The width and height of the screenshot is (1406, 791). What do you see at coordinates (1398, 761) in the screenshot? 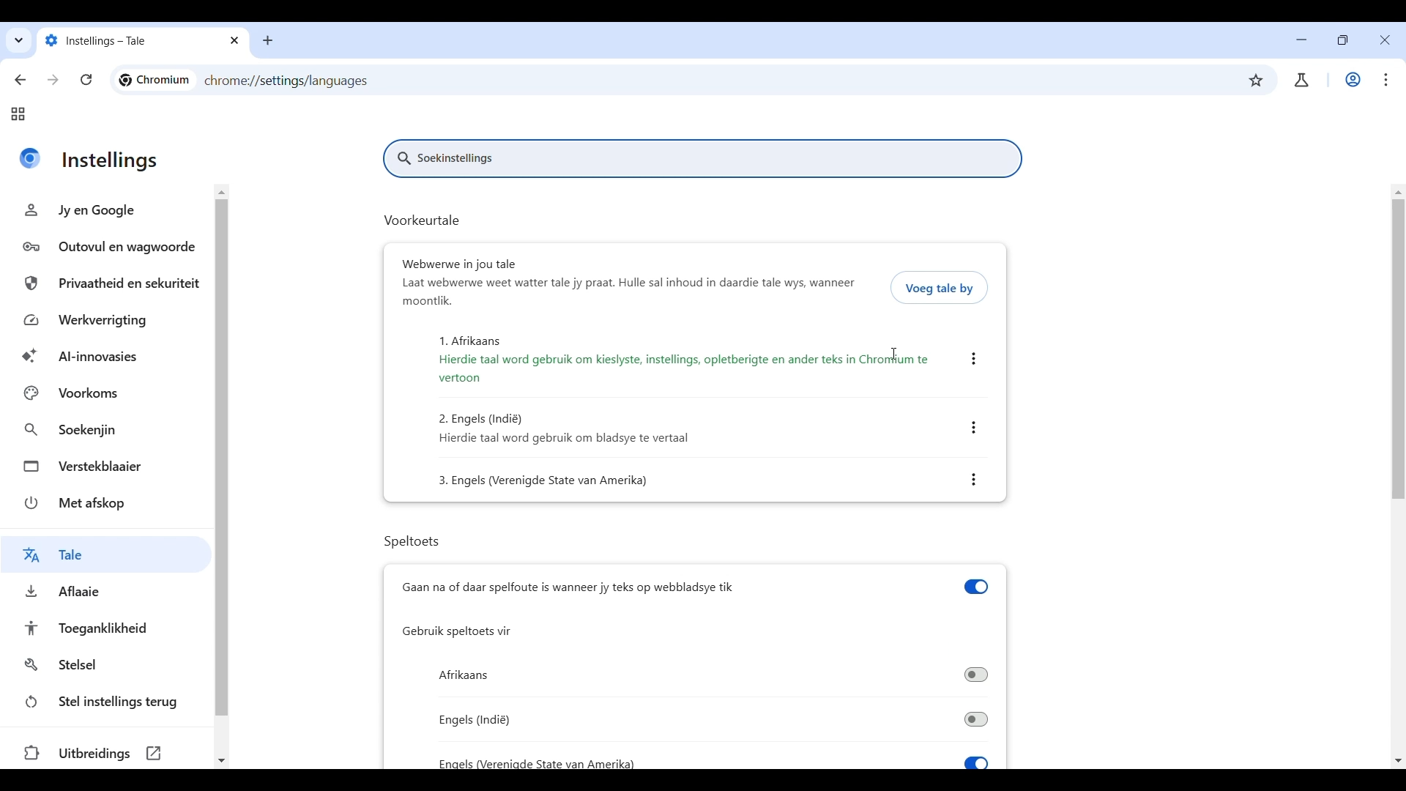
I see `Quick slide to bottom` at bounding box center [1398, 761].